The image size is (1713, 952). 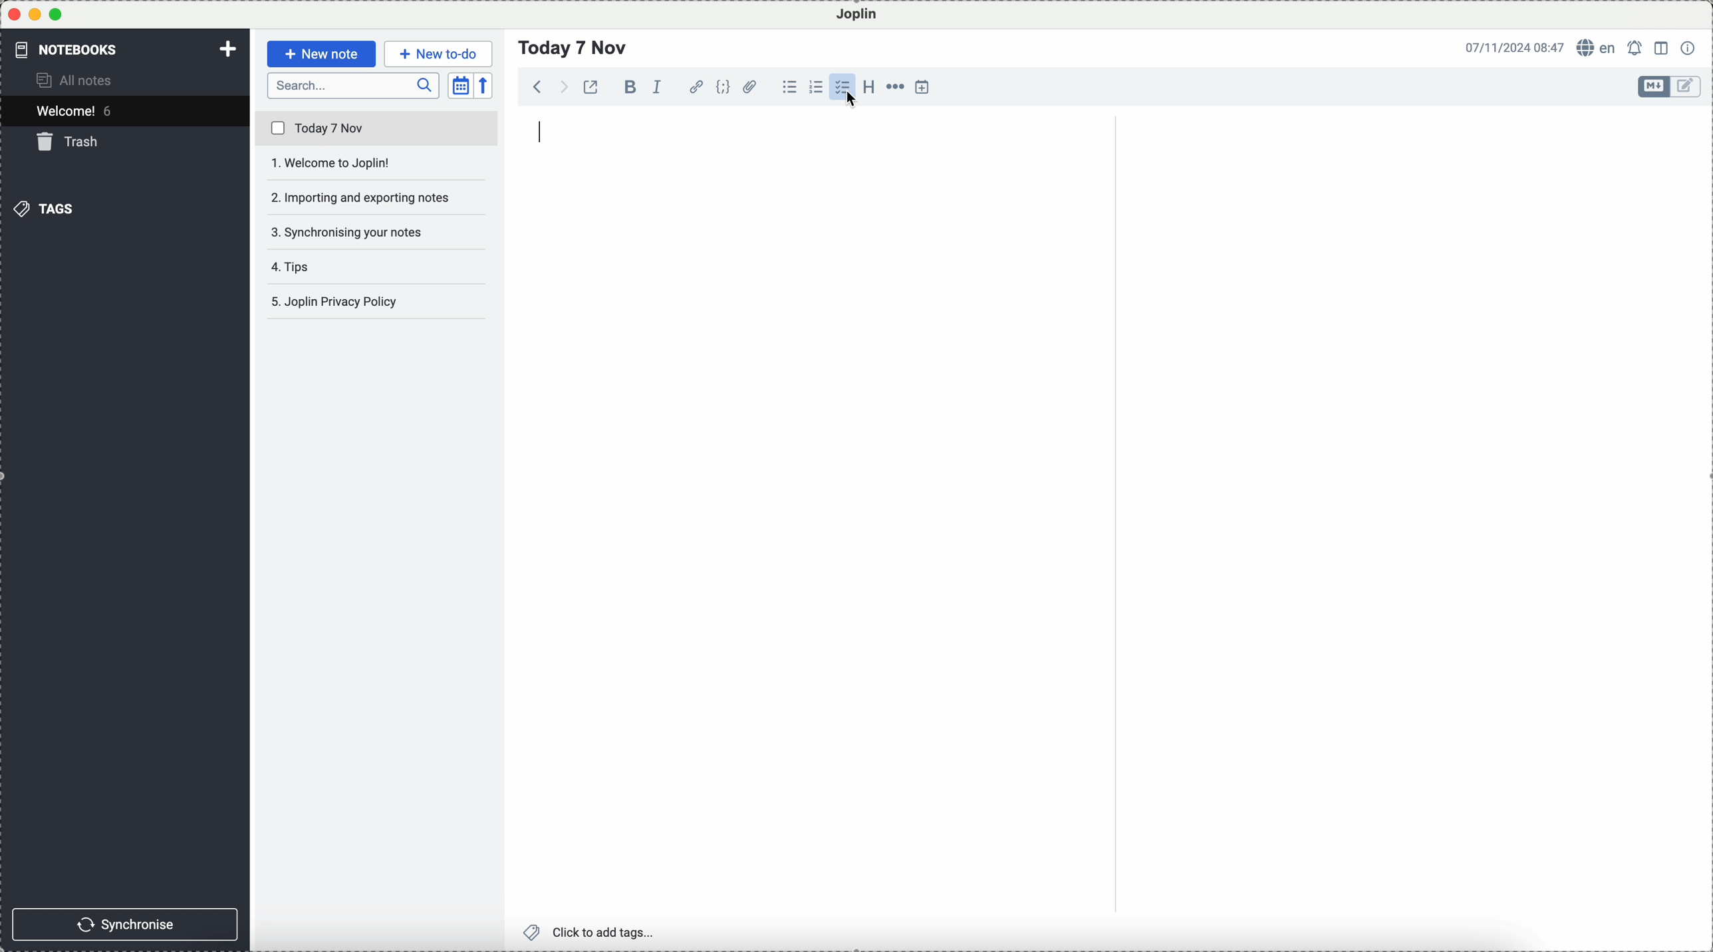 I want to click on synchronising your notes, so click(x=378, y=234).